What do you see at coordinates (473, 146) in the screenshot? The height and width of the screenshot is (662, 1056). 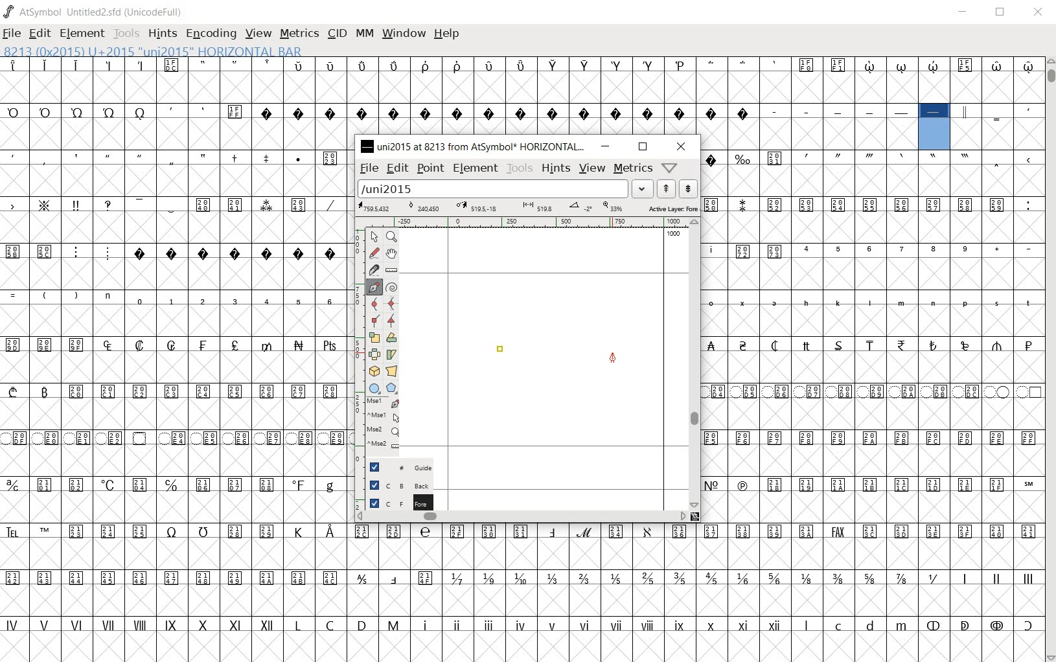 I see `uni2015 at 8213 from AtSymbol HORIZONTAL...` at bounding box center [473, 146].